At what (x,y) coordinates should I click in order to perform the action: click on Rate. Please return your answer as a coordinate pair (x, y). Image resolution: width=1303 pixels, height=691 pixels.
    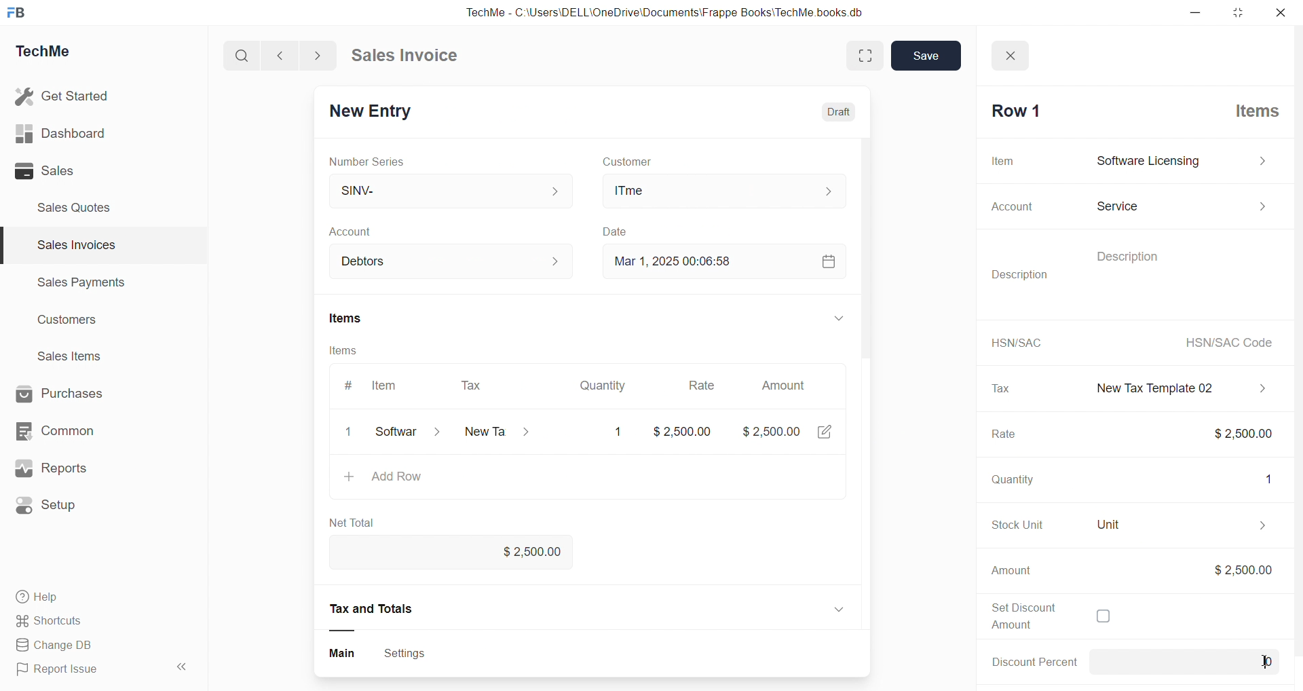
    Looking at the image, I should click on (1000, 436).